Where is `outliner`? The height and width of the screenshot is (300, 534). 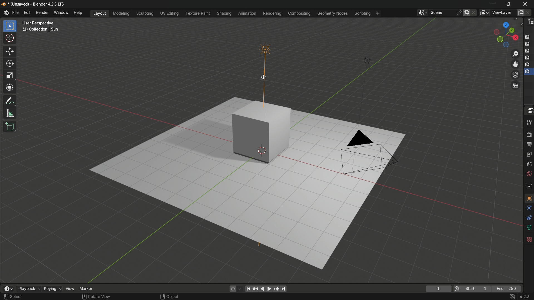
outliner is located at coordinates (530, 23).